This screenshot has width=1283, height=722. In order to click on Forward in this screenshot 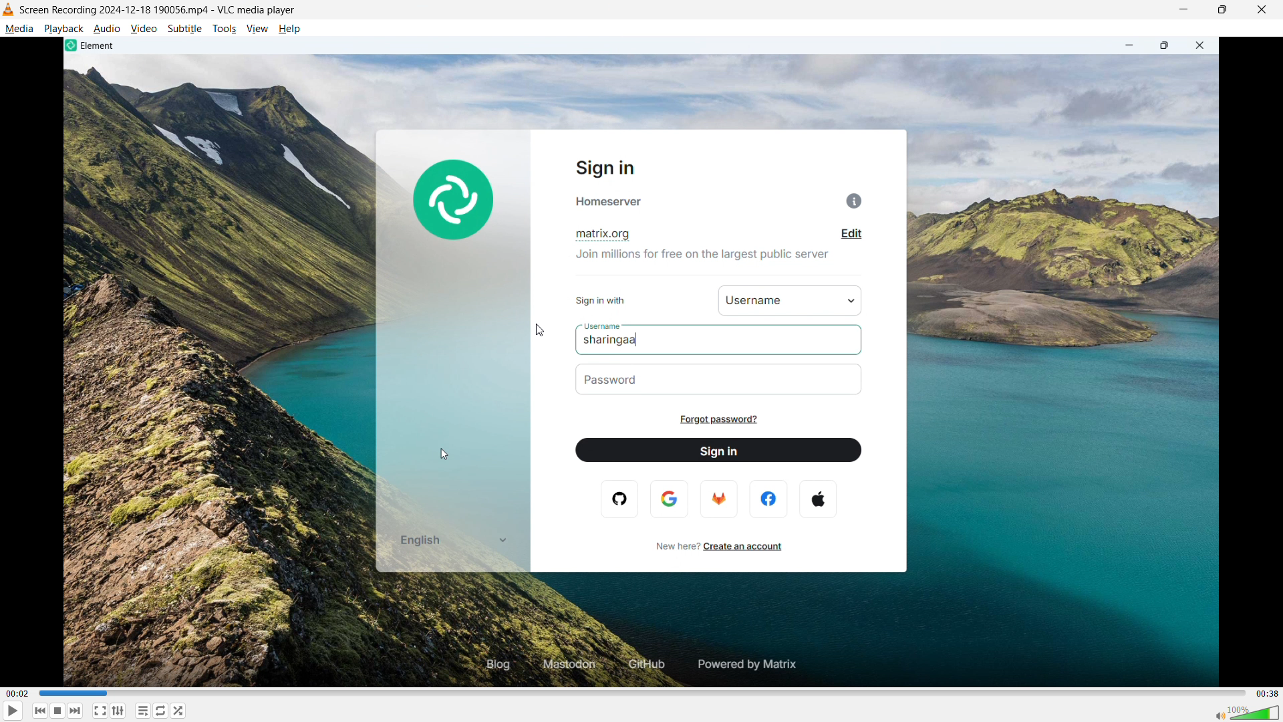, I will do `click(81, 711)`.